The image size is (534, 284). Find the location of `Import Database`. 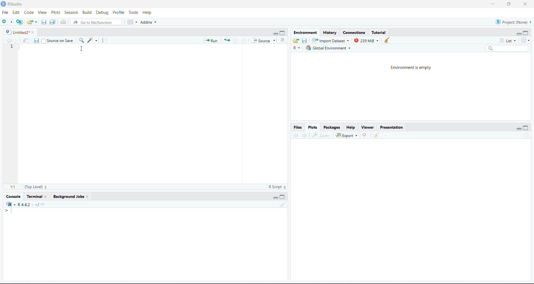

Import Database is located at coordinates (331, 41).